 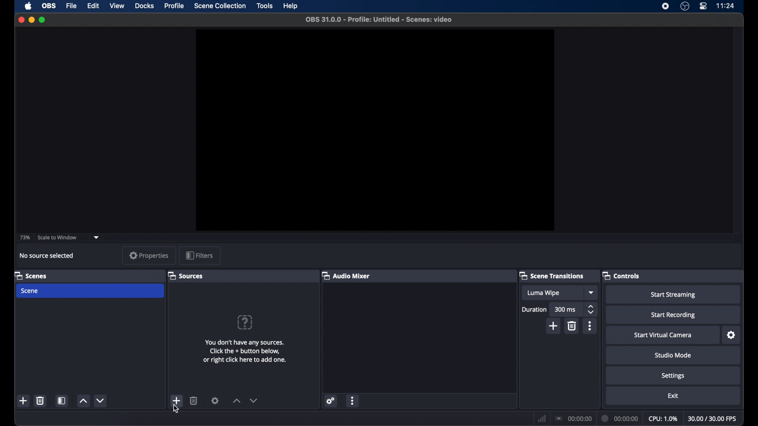 I want to click on preview, so click(x=375, y=130).